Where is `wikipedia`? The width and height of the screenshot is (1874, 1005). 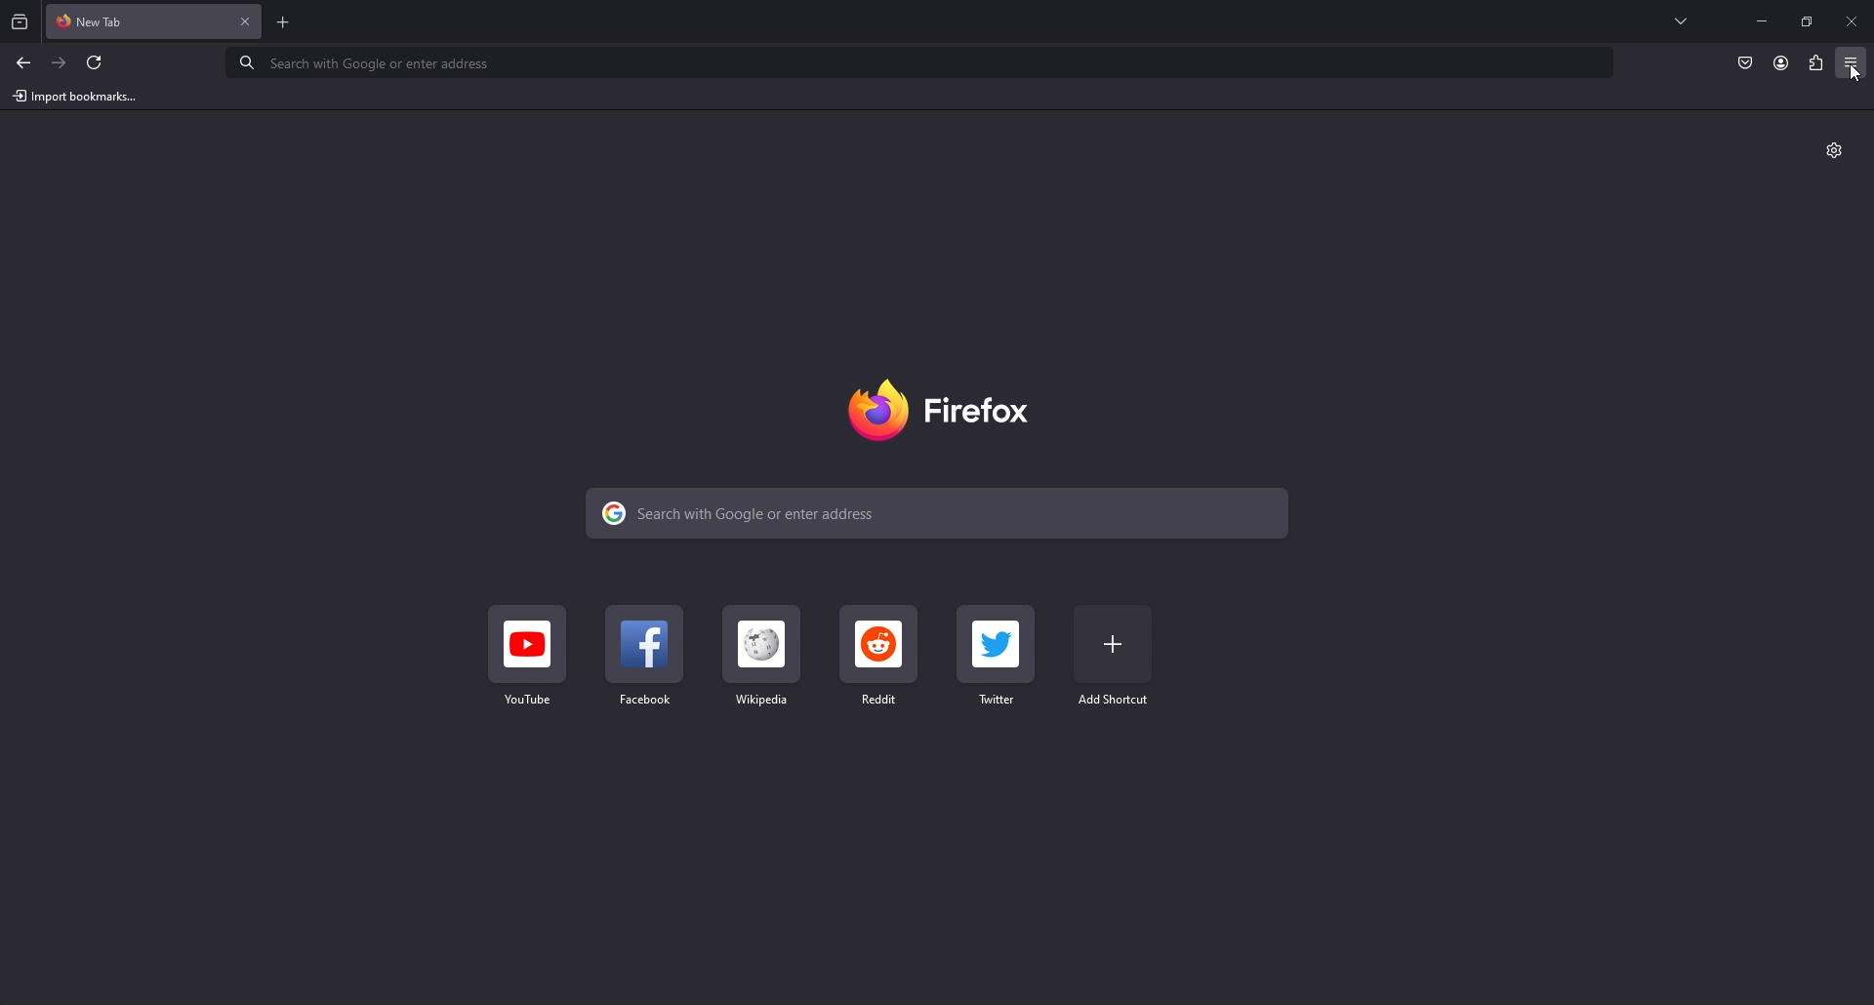 wikipedia is located at coordinates (764, 659).